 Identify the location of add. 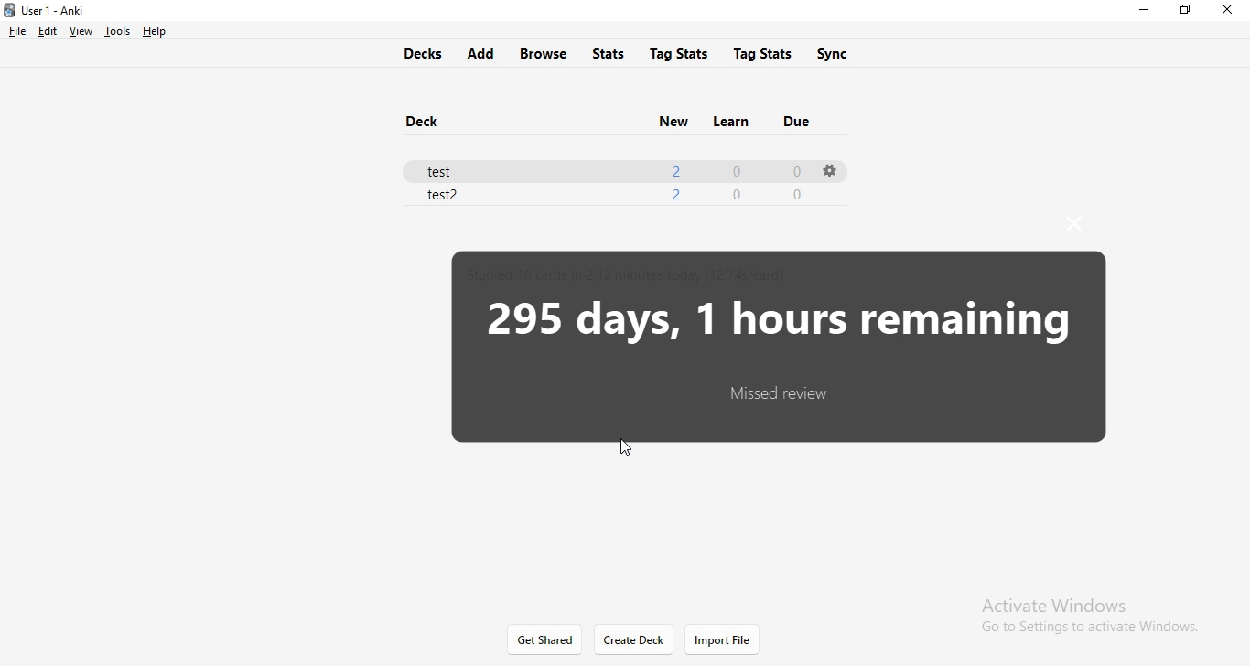
(480, 54).